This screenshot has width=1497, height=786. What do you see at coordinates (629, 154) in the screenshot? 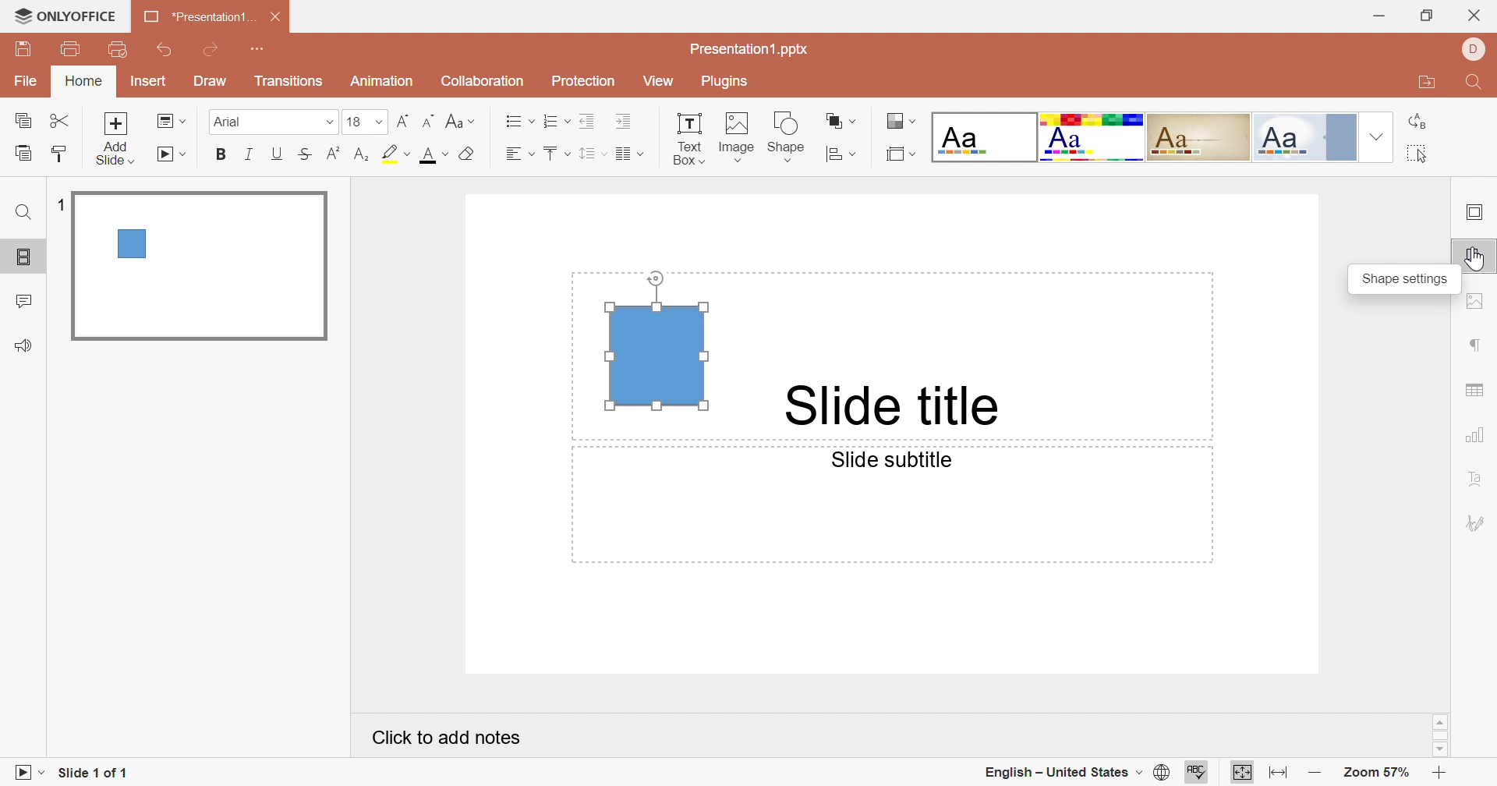
I see `Insert columns` at bounding box center [629, 154].